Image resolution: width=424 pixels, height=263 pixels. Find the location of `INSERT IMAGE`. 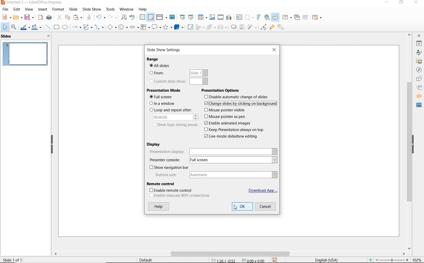

INSERT IMAGE is located at coordinates (211, 17).